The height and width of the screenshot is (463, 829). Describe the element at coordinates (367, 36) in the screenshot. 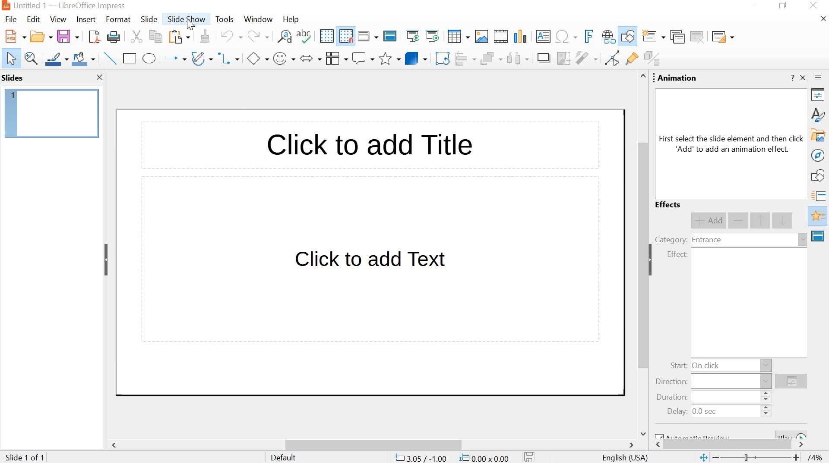

I see `display views` at that location.